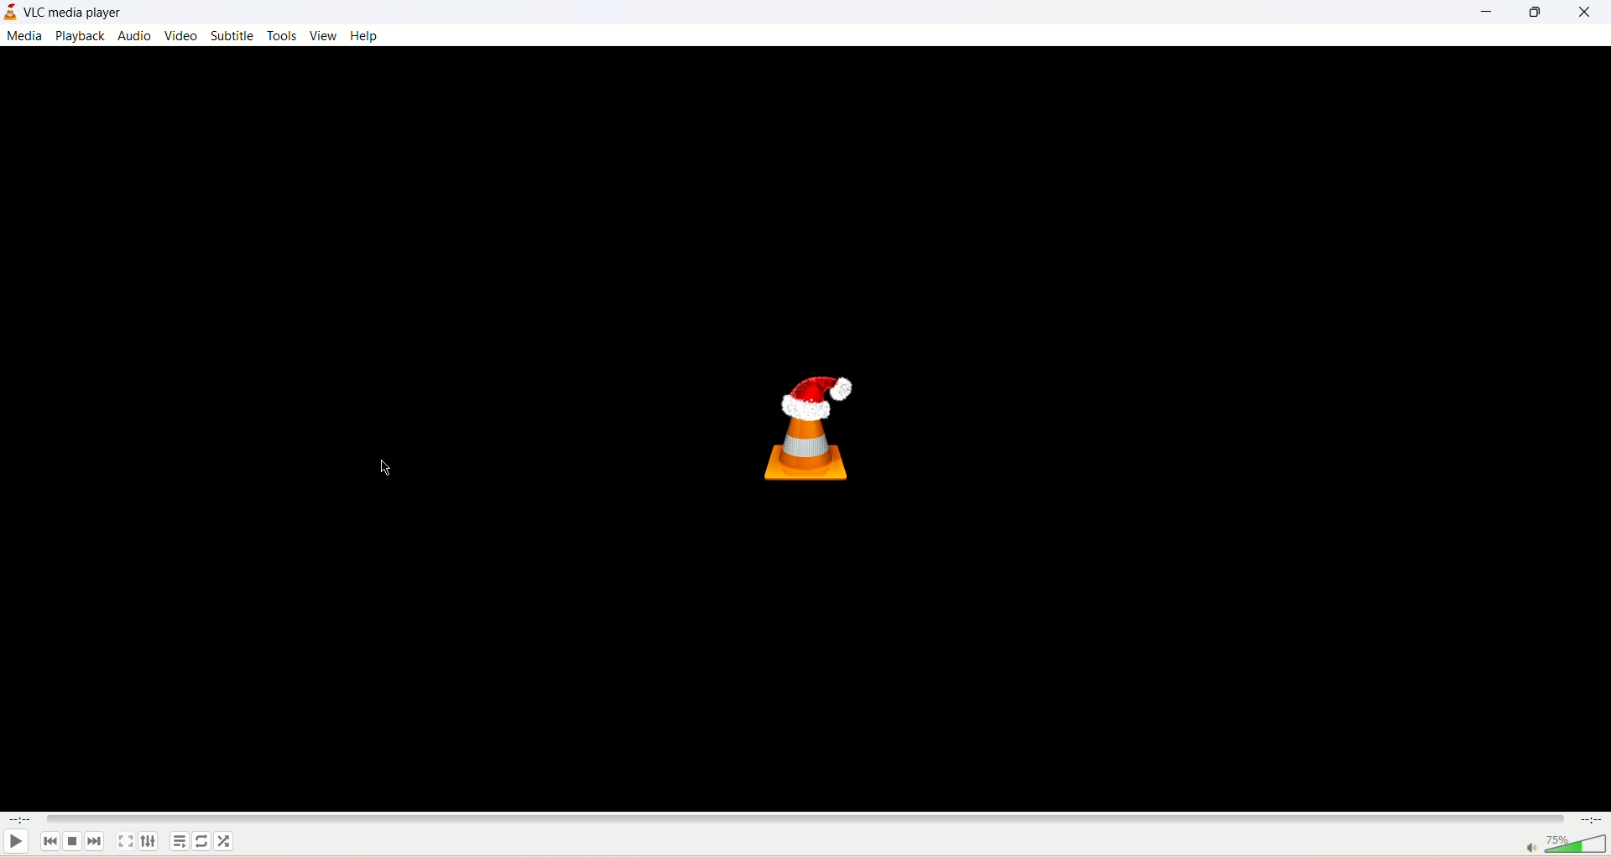 This screenshot has width=1611, height=857. Describe the element at coordinates (1488, 13) in the screenshot. I see `minimize` at that location.